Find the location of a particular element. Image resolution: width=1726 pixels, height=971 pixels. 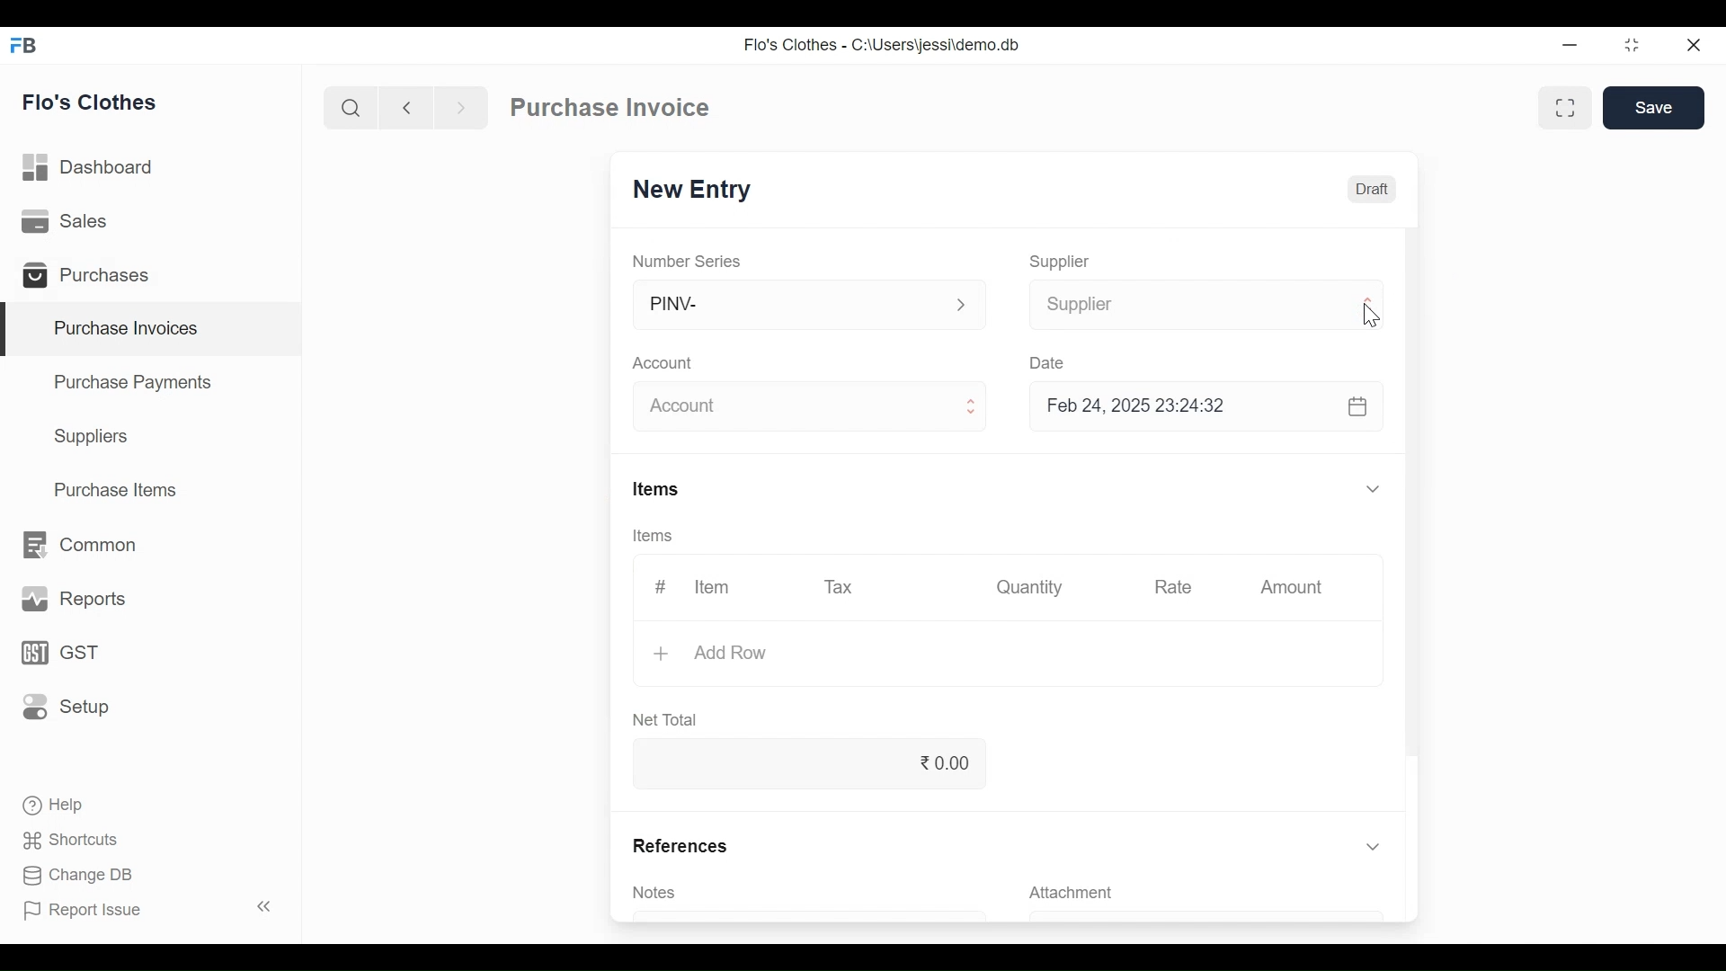

Reports is located at coordinates (70, 597).